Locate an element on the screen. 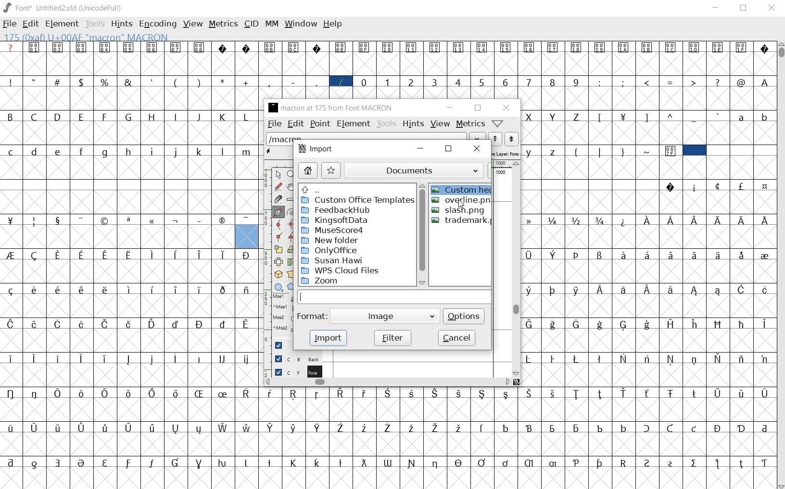 Image resolution: width=785 pixels, height=489 pixels. empty spaces is located at coordinates (591, 185).